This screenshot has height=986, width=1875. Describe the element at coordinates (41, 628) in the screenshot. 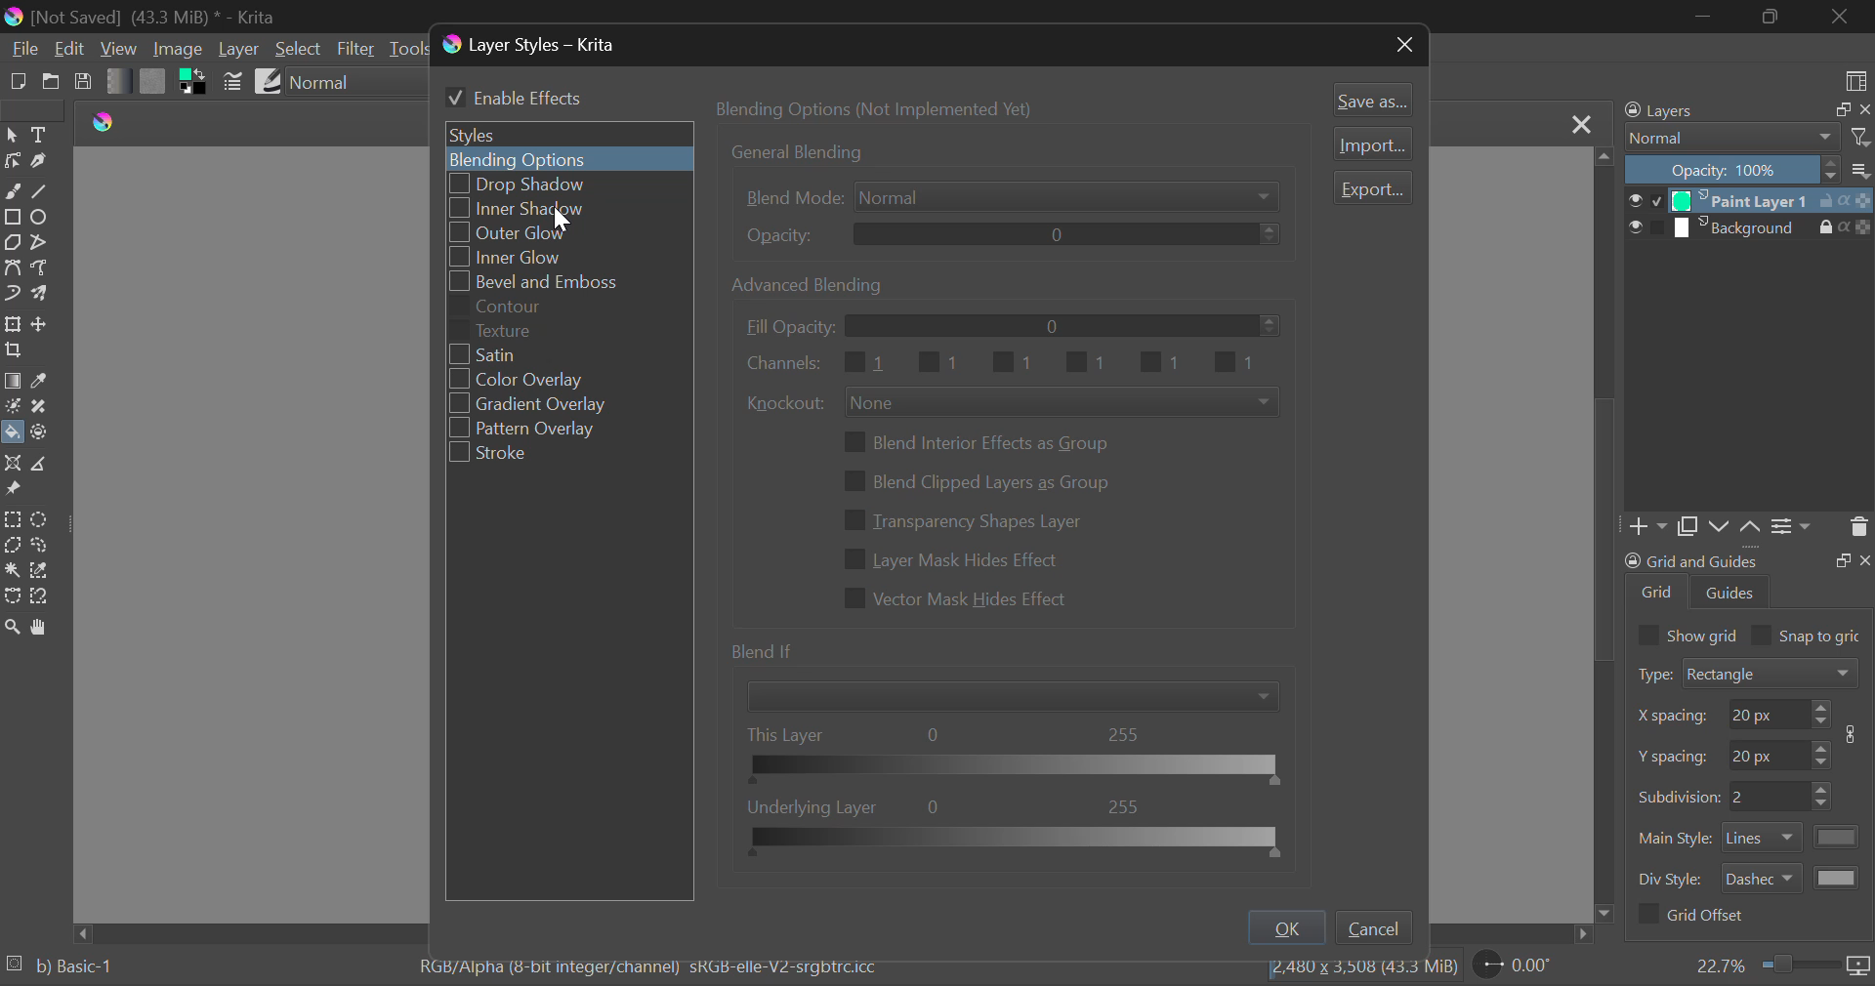

I see `Pan` at that location.